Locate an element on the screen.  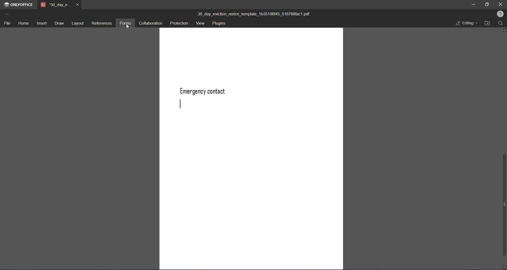
minimize is located at coordinates (473, 4).